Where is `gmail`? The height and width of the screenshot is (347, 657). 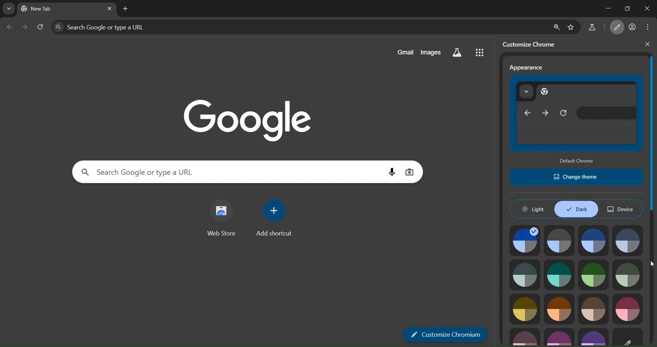 gmail is located at coordinates (403, 52).